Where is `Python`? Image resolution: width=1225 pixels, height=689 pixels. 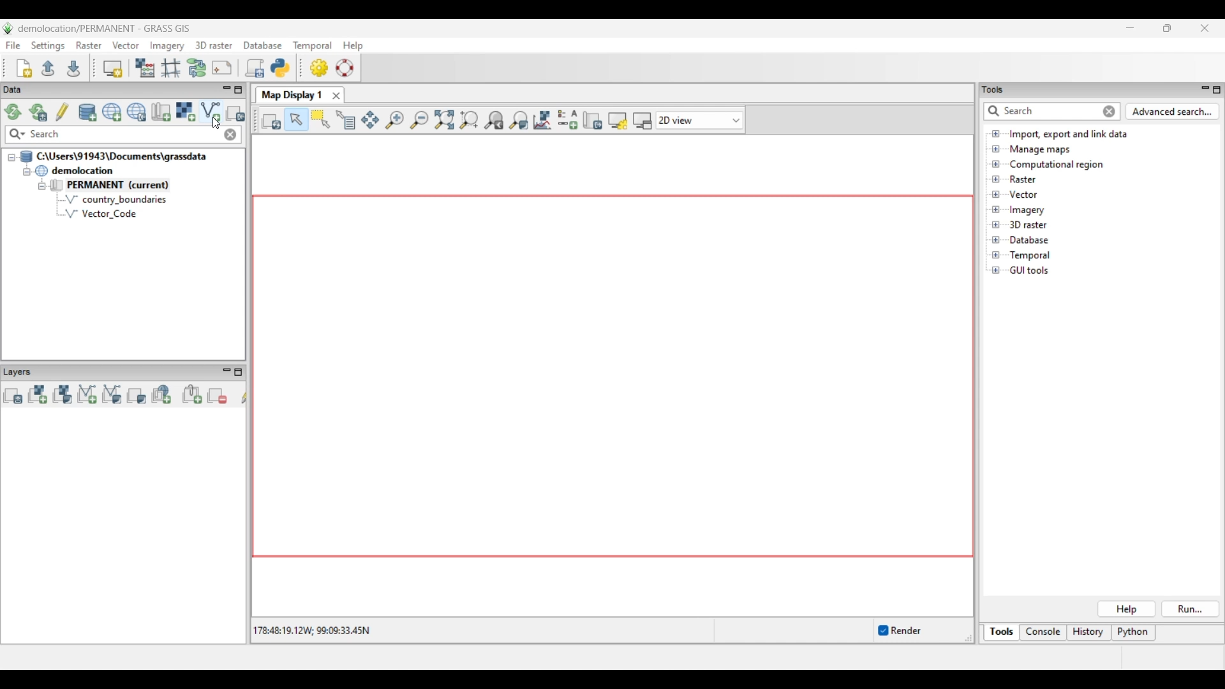
Python is located at coordinates (1134, 633).